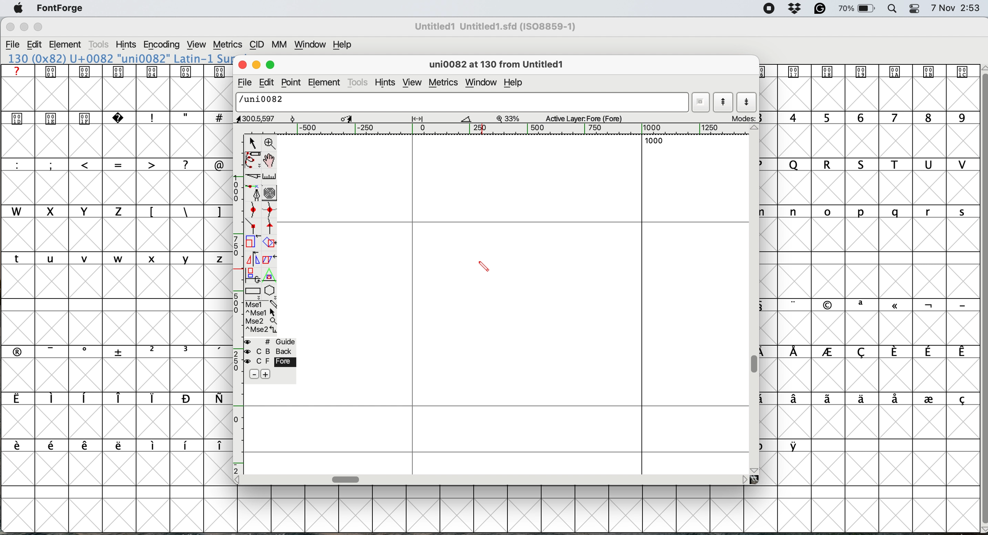  What do you see at coordinates (756, 364) in the screenshot?
I see `vertical scroll bar` at bounding box center [756, 364].